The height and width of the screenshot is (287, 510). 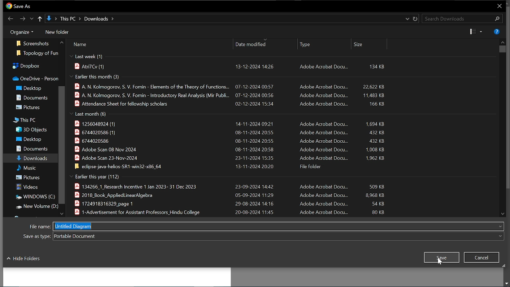 What do you see at coordinates (499, 6) in the screenshot?
I see `CLose` at bounding box center [499, 6].